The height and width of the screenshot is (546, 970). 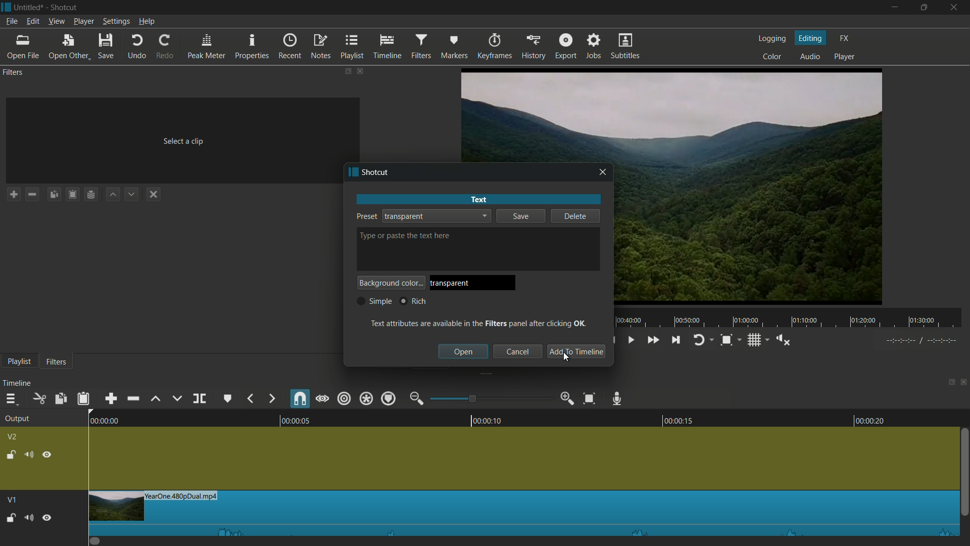 I want to click on Volume, so click(x=28, y=517).